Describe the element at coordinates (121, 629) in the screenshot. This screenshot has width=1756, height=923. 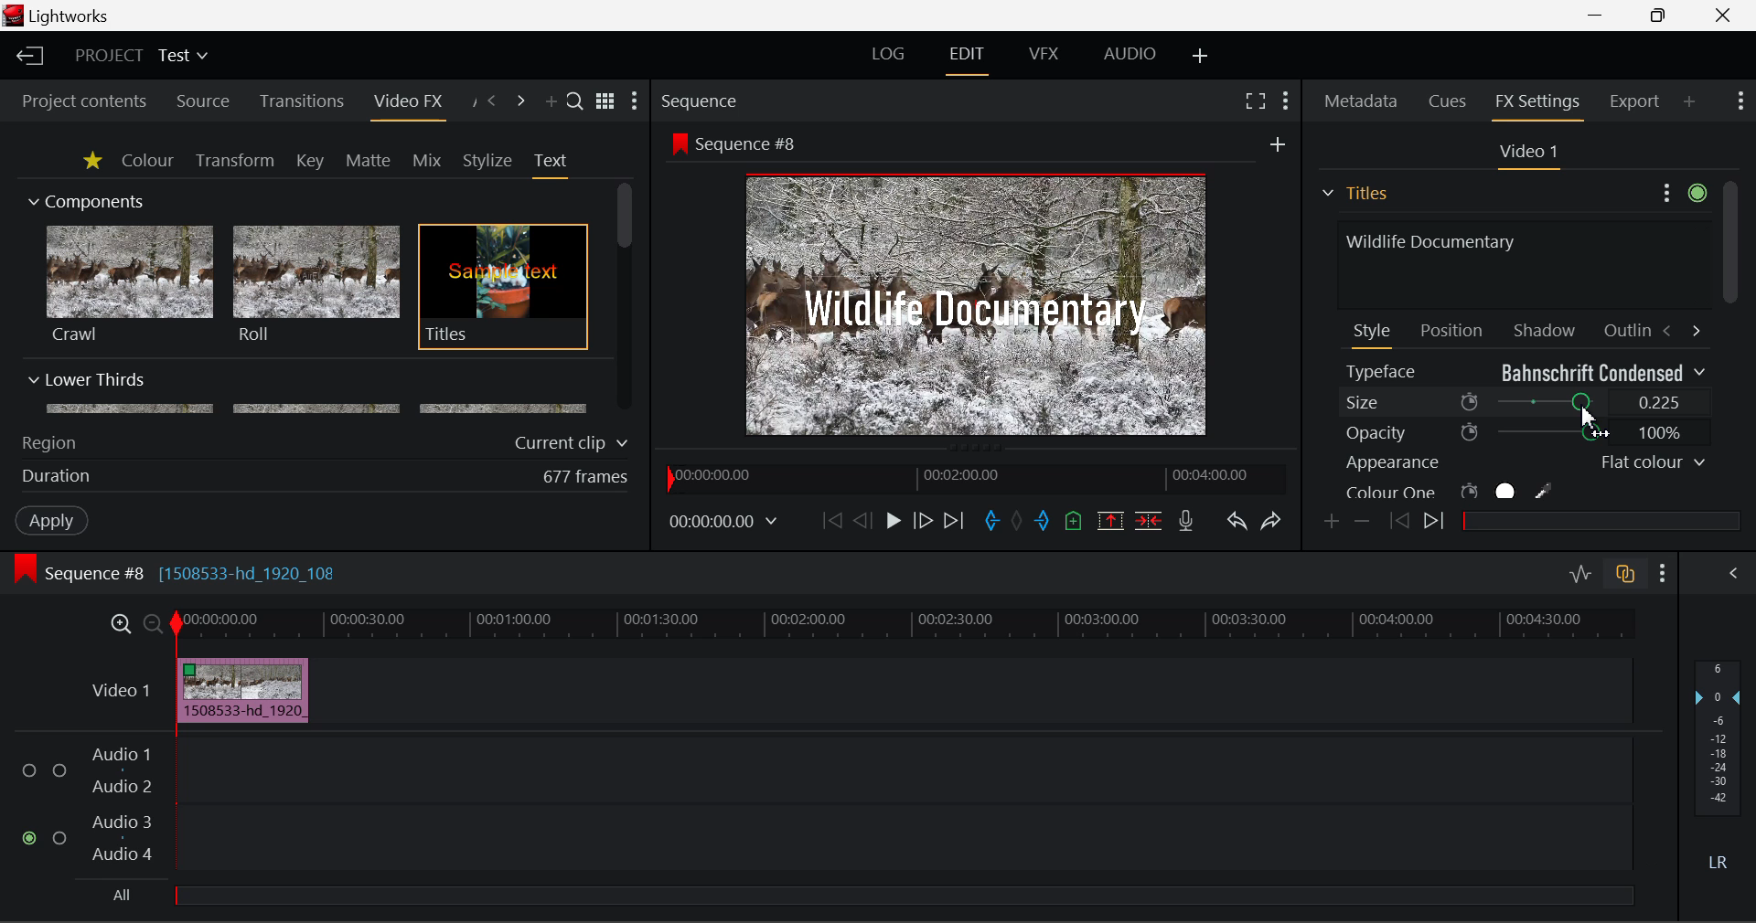
I see `Zoom In Timeline` at that location.